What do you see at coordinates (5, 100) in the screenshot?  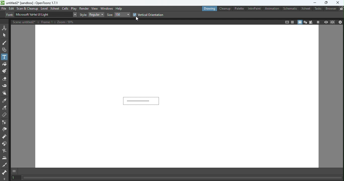 I see `Style picker tool` at bounding box center [5, 100].